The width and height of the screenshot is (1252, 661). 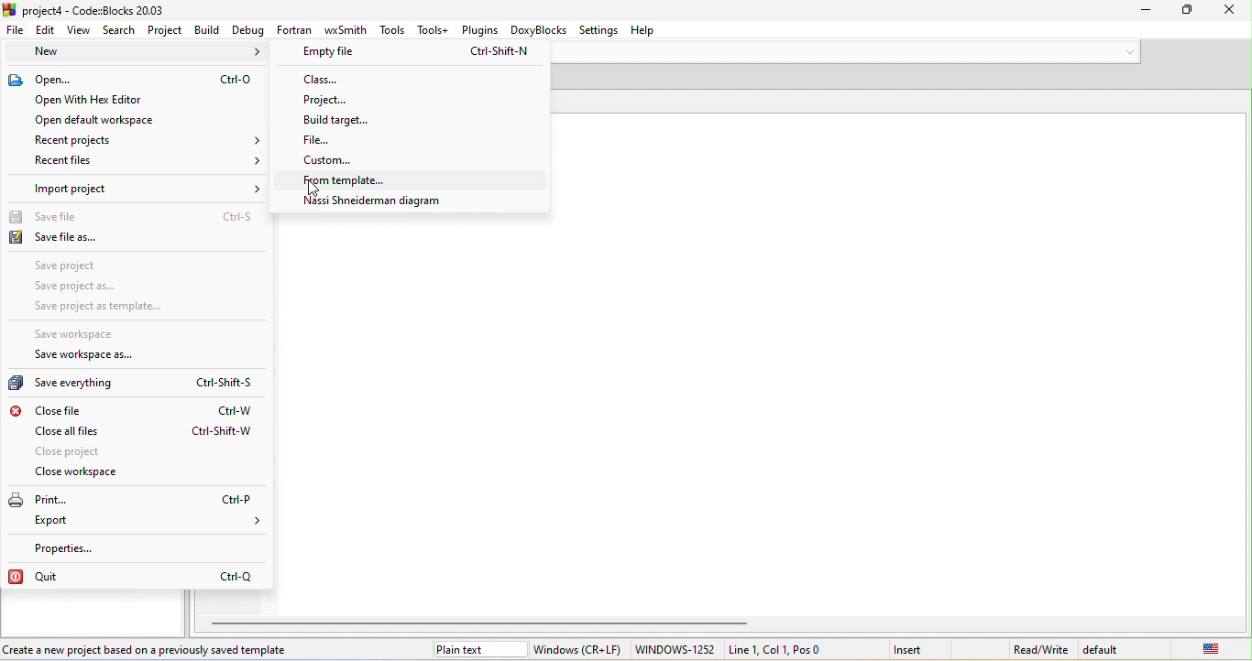 What do you see at coordinates (142, 432) in the screenshot?
I see `close all files` at bounding box center [142, 432].